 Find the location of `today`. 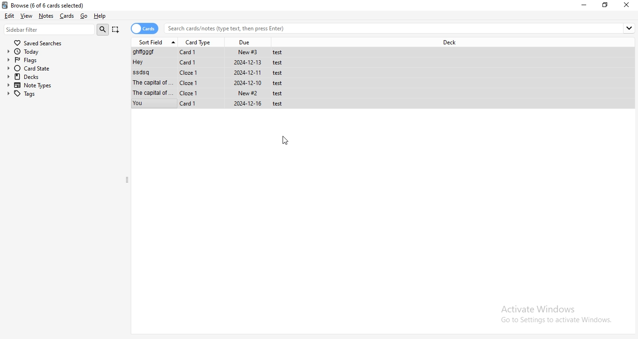

today is located at coordinates (61, 52).